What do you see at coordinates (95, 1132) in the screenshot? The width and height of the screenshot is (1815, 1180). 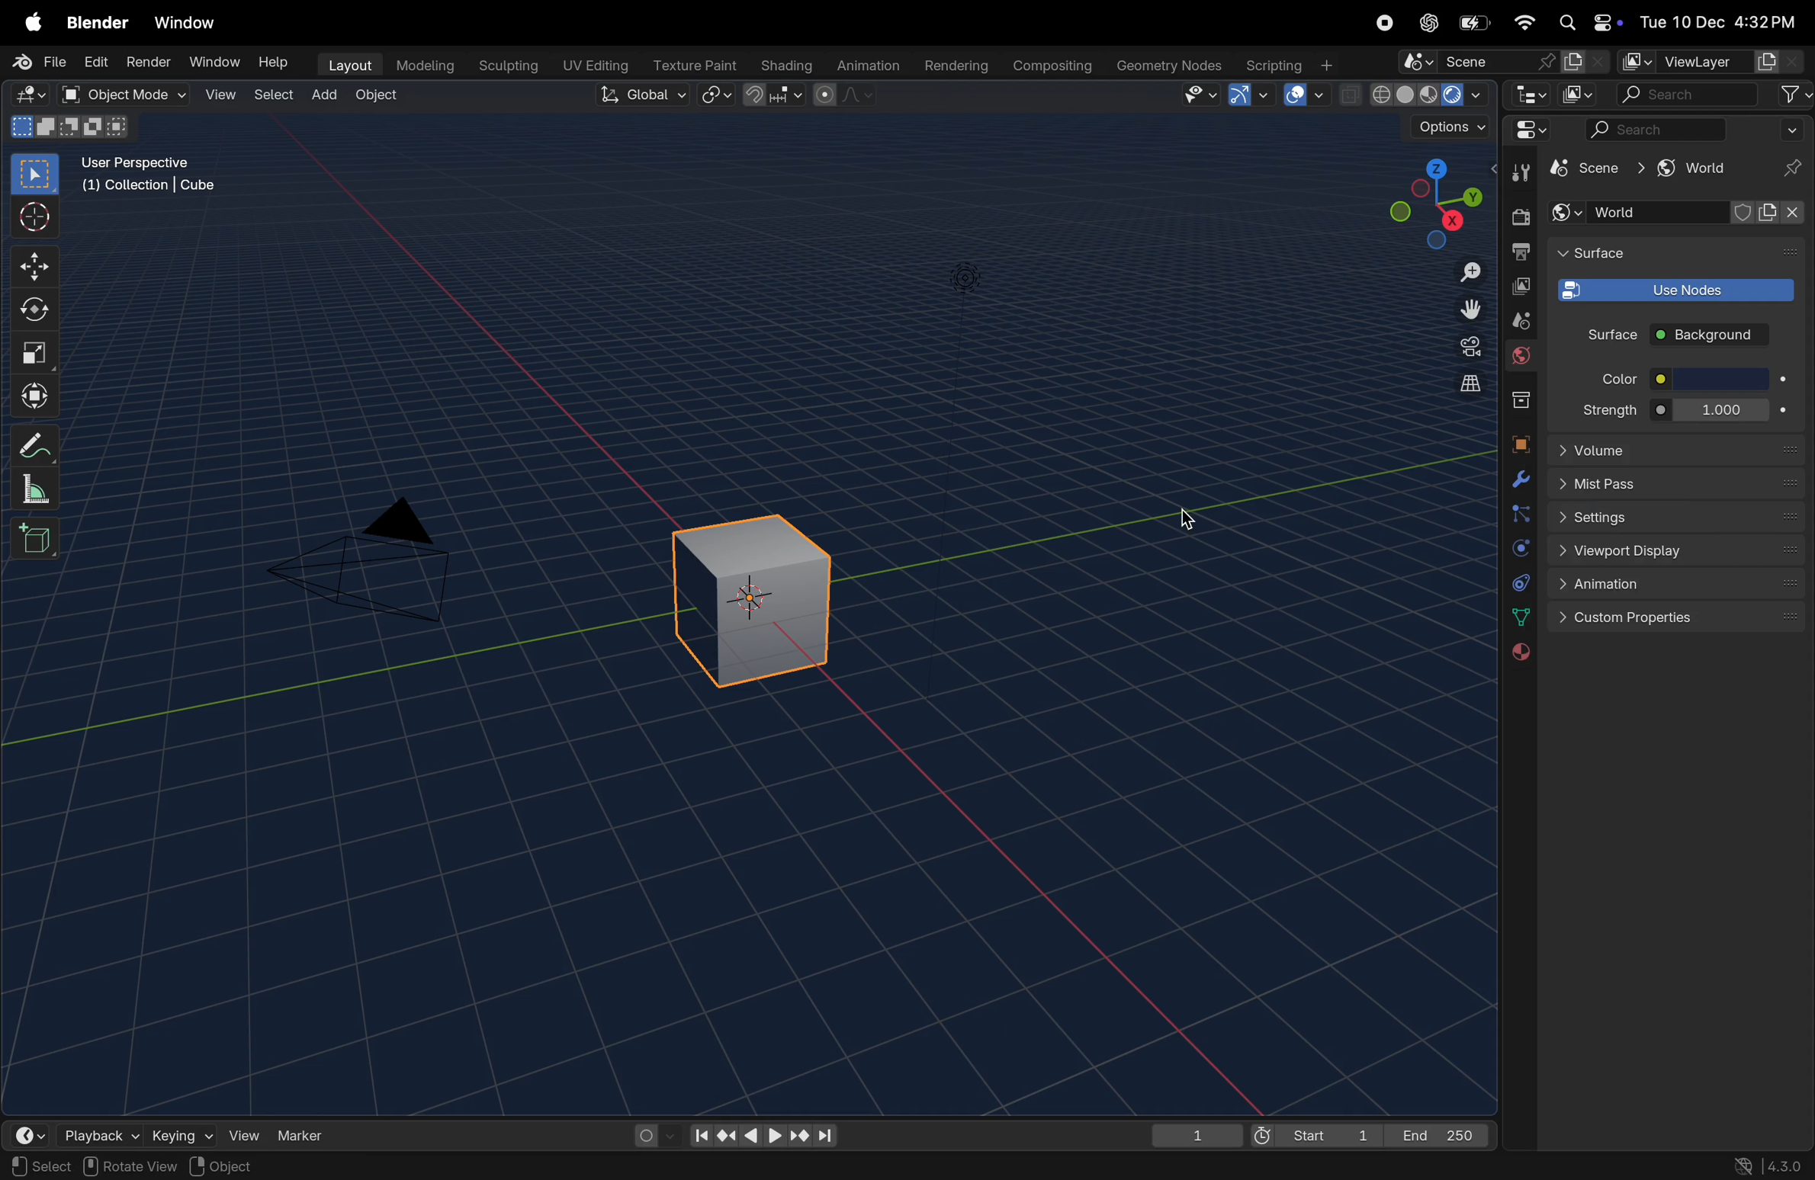 I see `playback` at bounding box center [95, 1132].